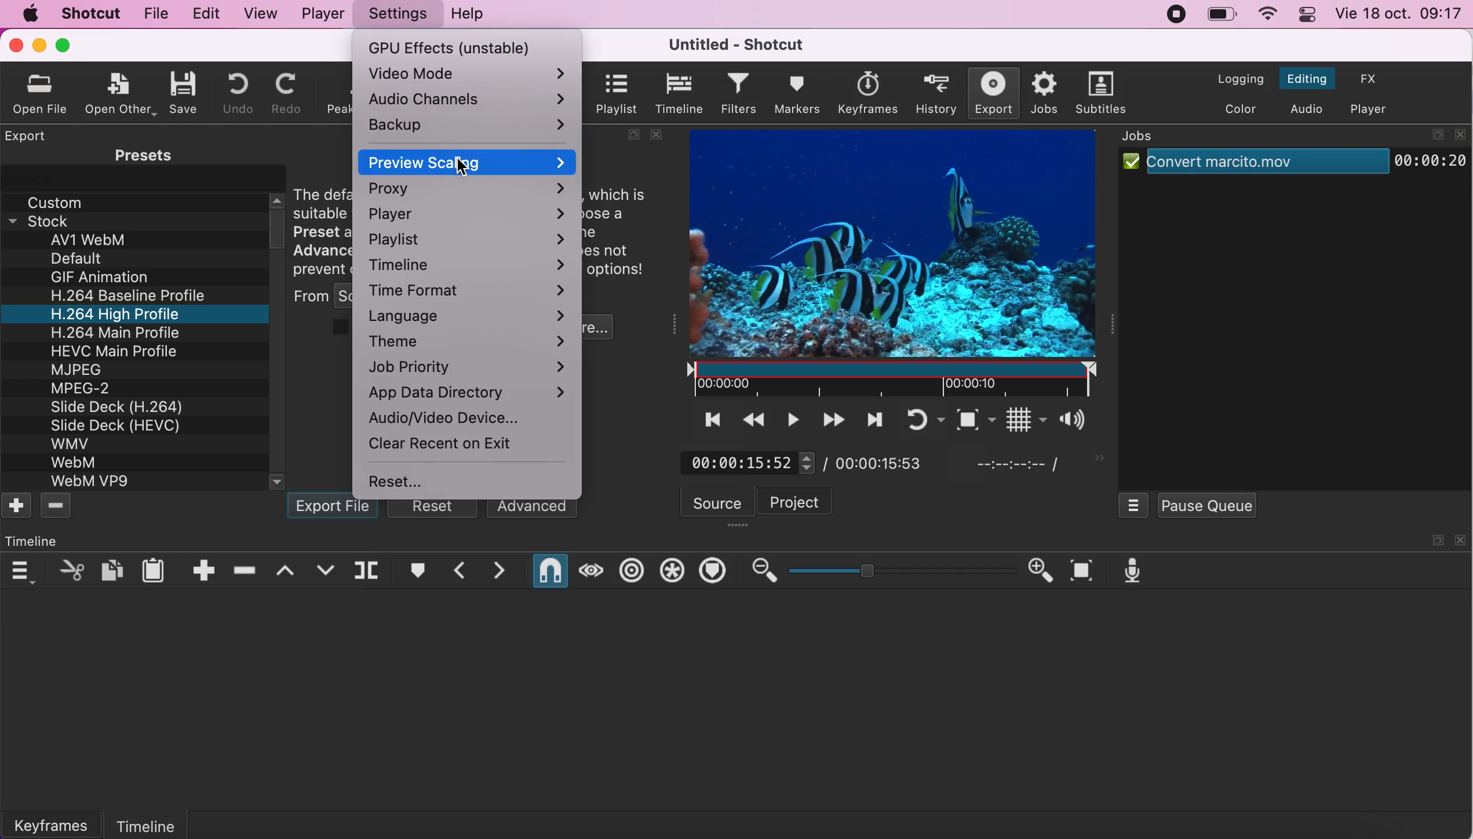  What do you see at coordinates (957, 418) in the screenshot?
I see `toggle zoom` at bounding box center [957, 418].